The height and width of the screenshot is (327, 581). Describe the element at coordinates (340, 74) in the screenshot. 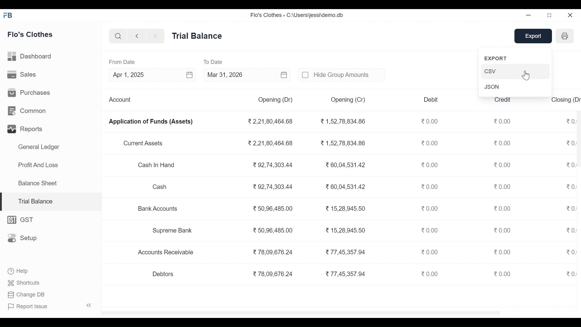

I see `unchecked Hide Group Amounts` at that location.